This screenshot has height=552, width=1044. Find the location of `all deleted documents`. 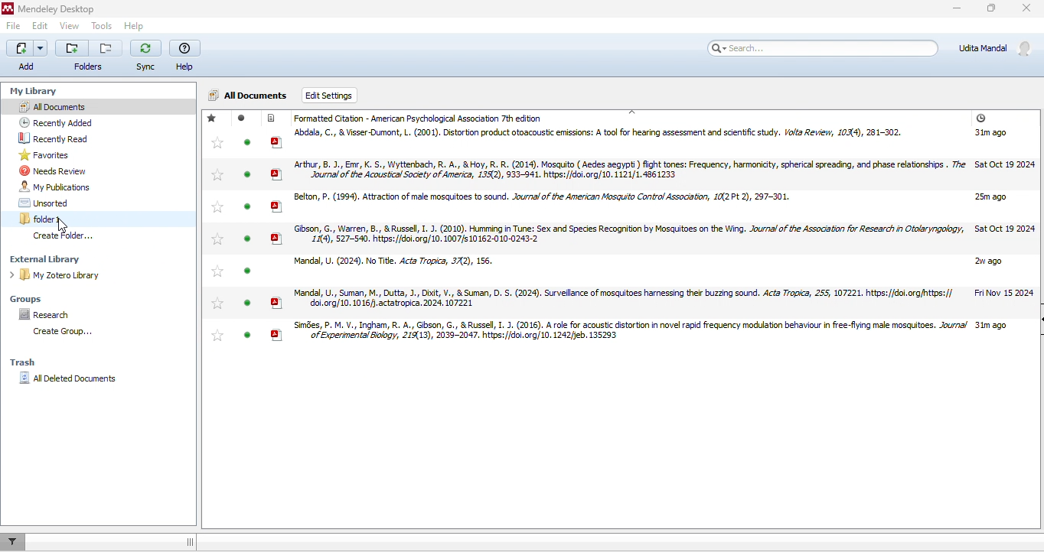

all deleted documents is located at coordinates (69, 379).